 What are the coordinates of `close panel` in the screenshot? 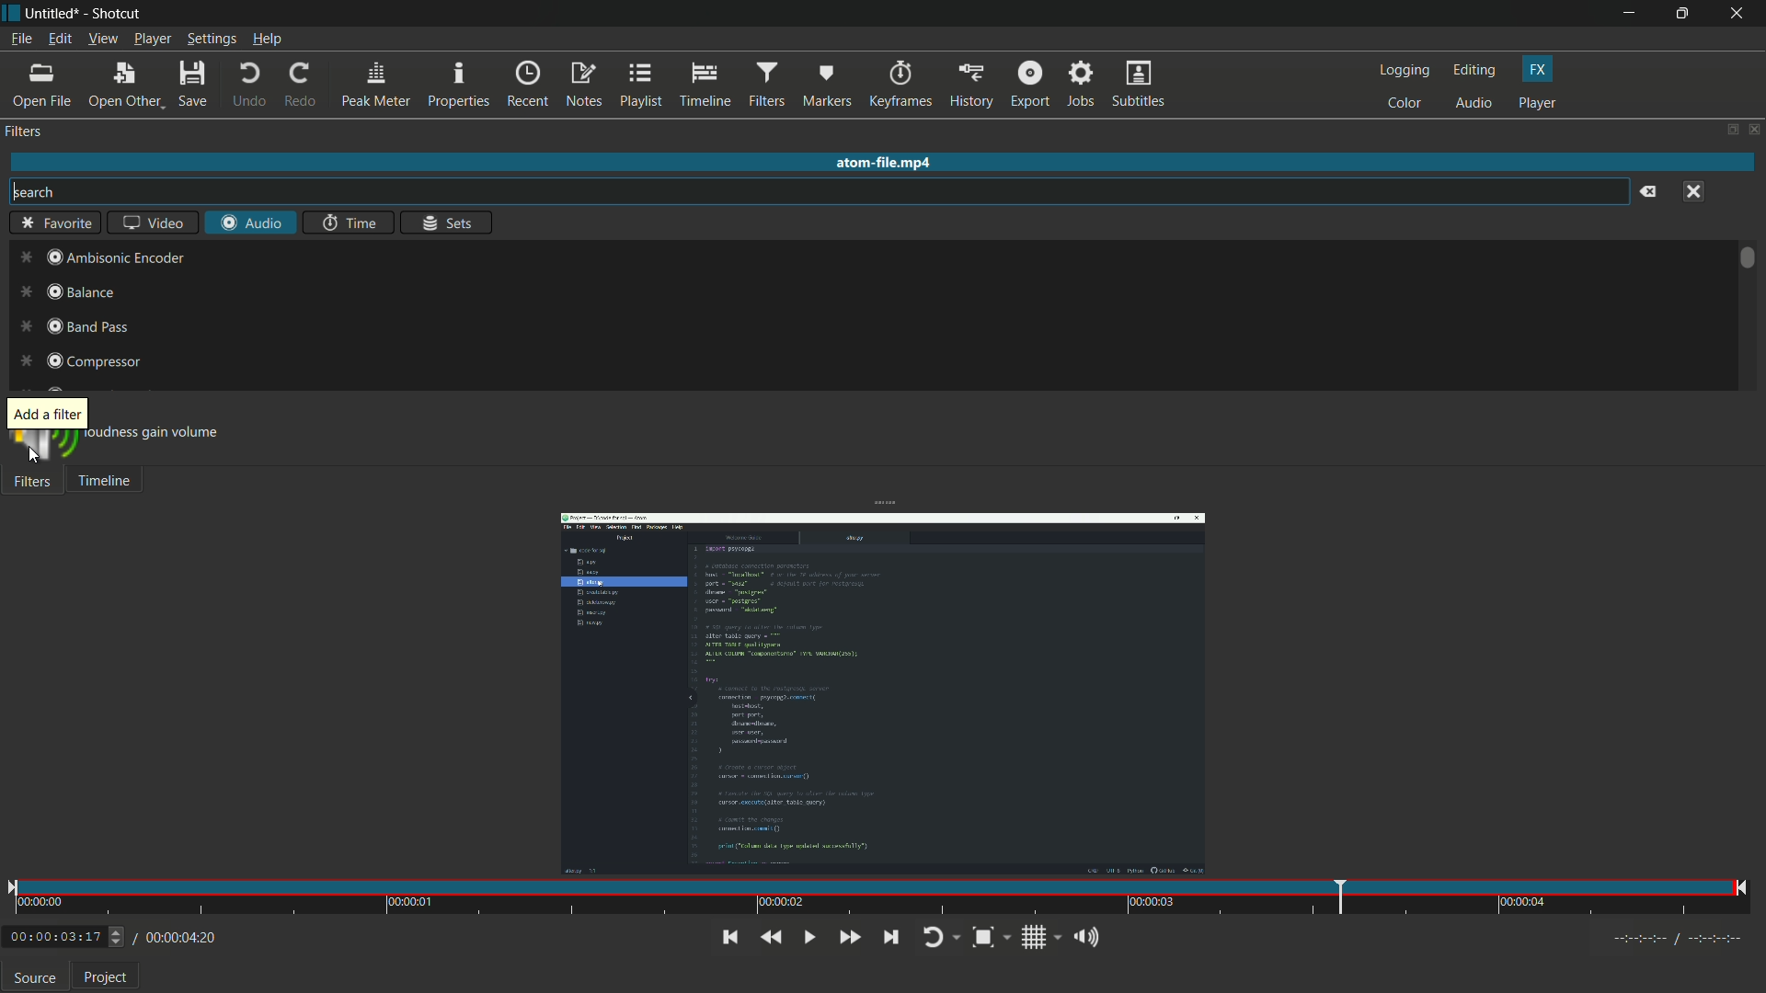 It's located at (1753, 129).